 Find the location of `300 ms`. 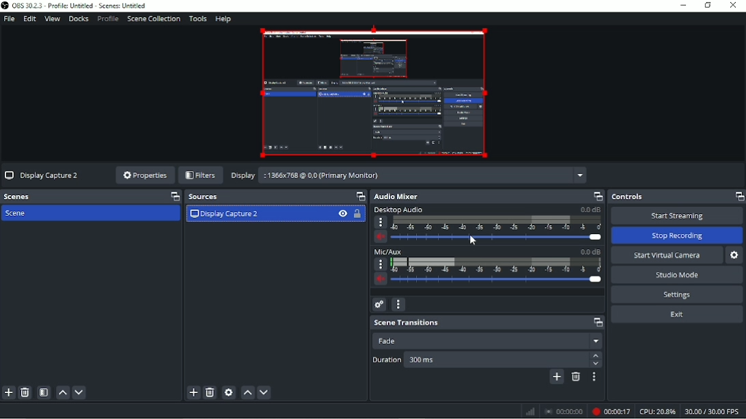

300 ms is located at coordinates (495, 360).